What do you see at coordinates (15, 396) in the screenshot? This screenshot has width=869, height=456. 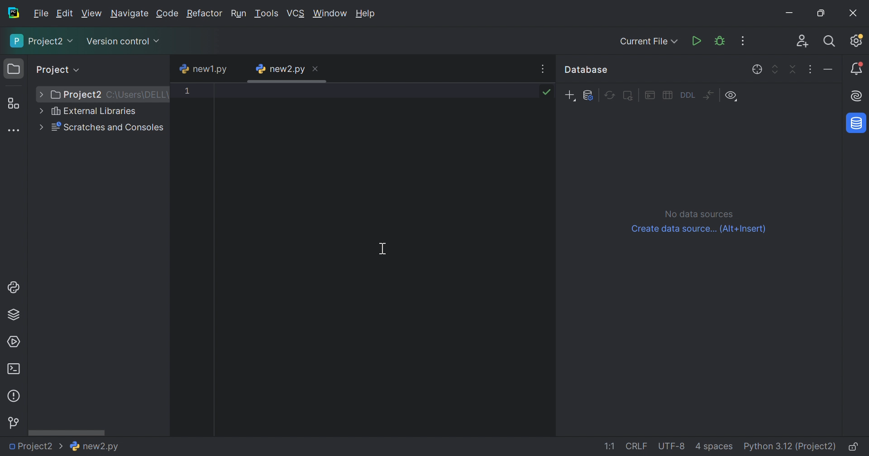 I see `Problems` at bounding box center [15, 396].